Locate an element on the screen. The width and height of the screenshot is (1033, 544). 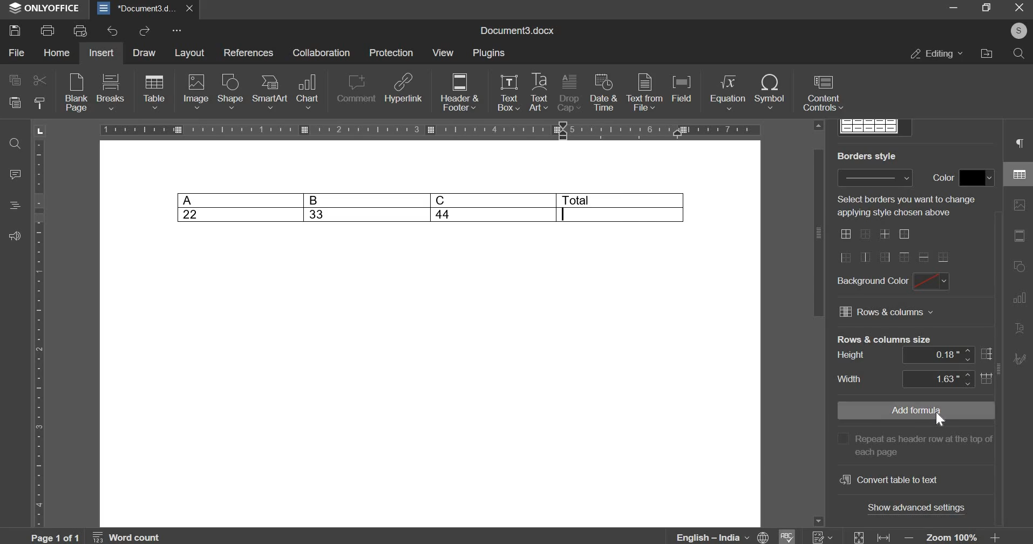
insert is located at coordinates (104, 52).